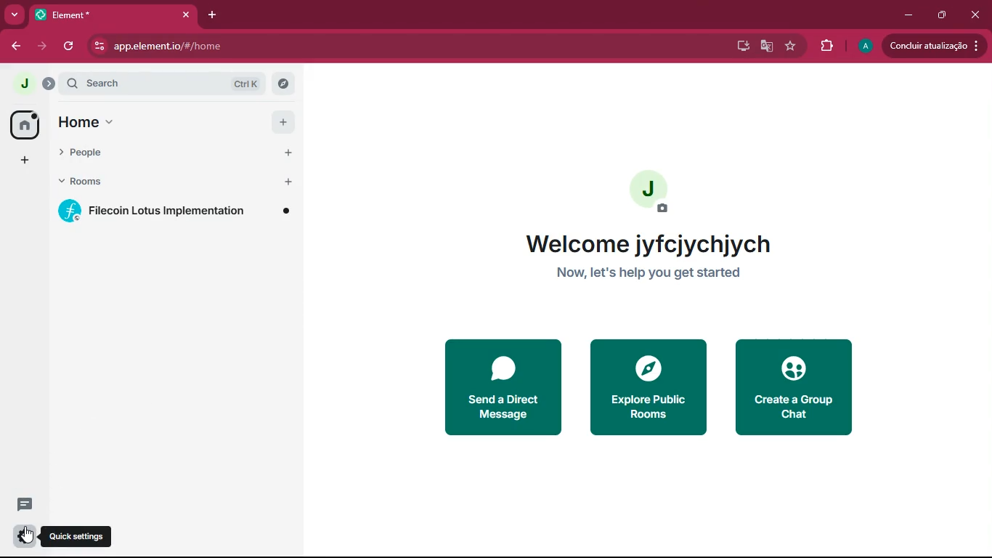 The height and width of the screenshot is (558, 992). Describe the element at coordinates (765, 46) in the screenshot. I see `google translate` at that location.